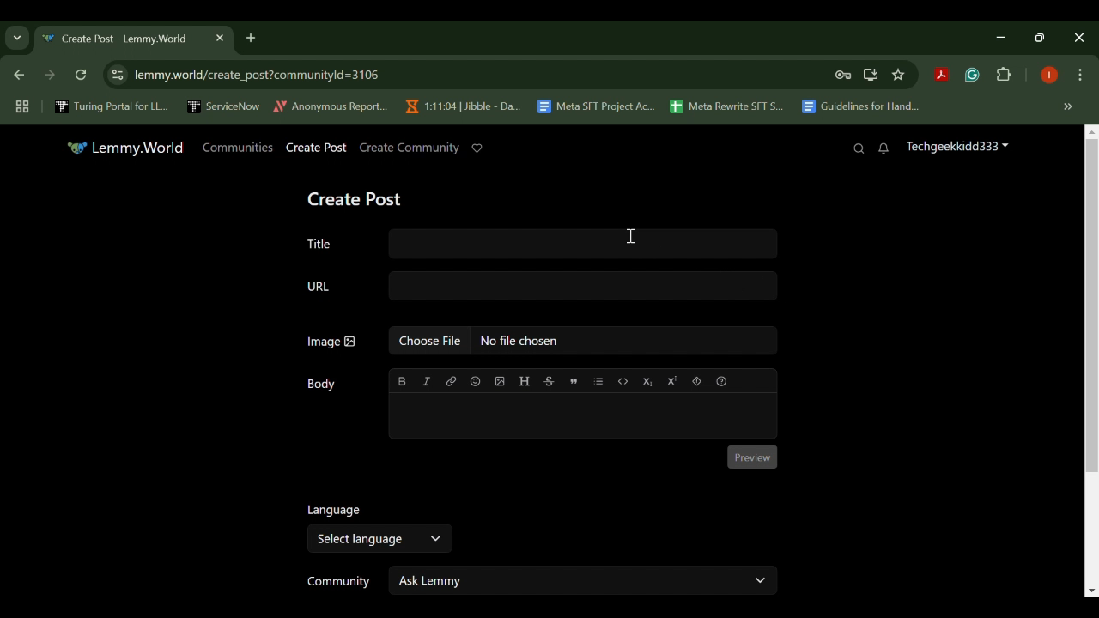 Image resolution: width=1099 pixels, height=618 pixels. I want to click on Title, so click(537, 241).